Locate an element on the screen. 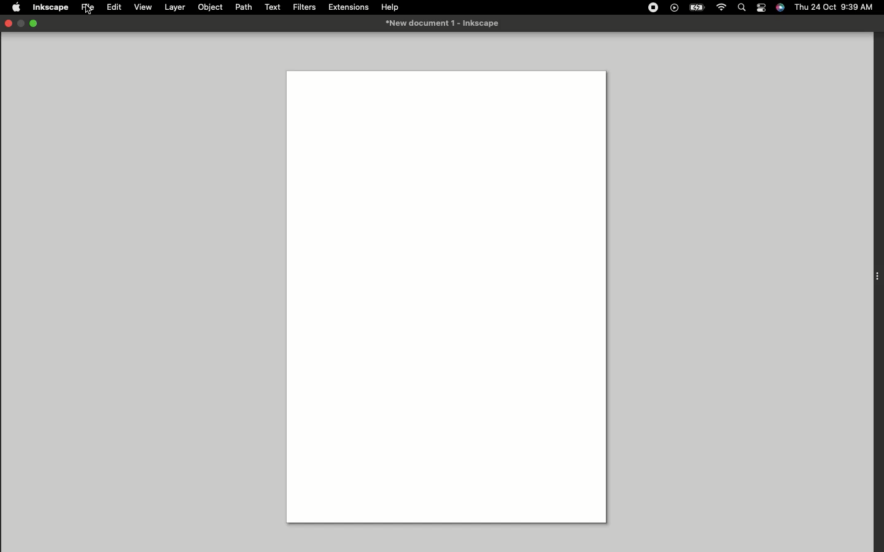 The width and height of the screenshot is (884, 552). Internet is located at coordinates (722, 7).